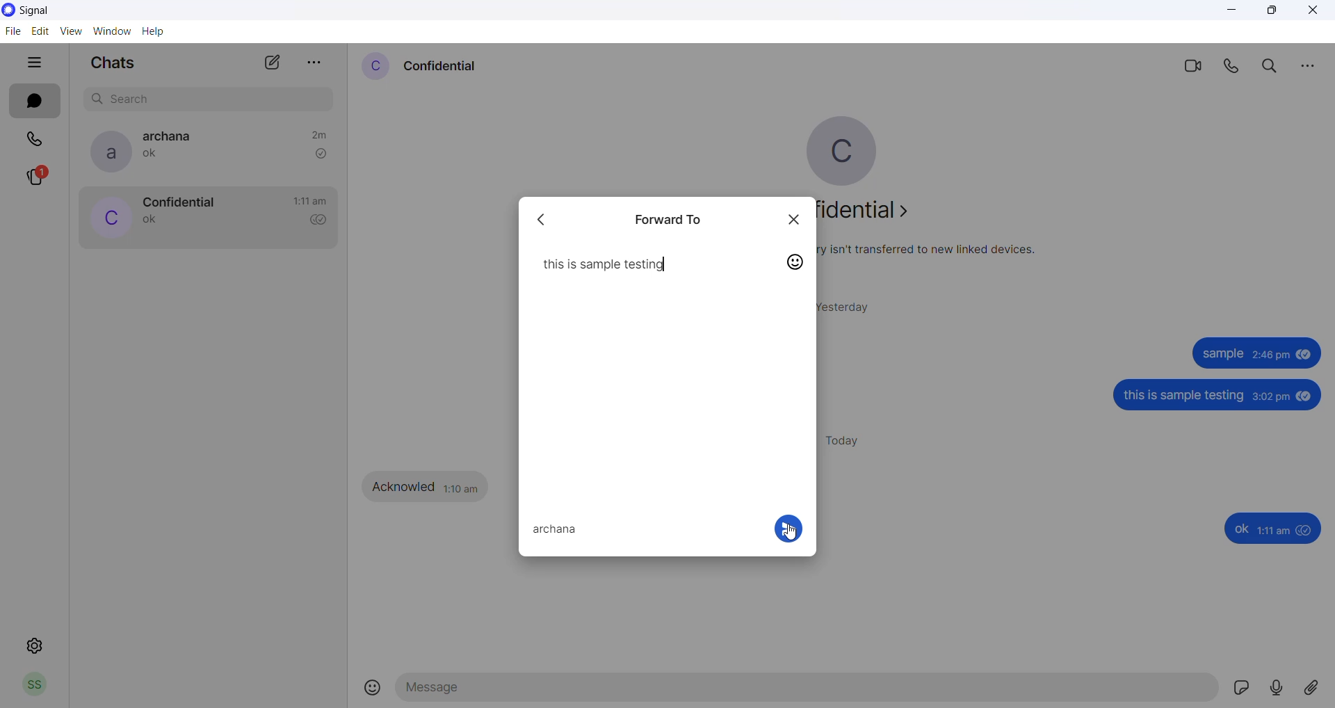 The image size is (1335, 708). I want to click on maximize, so click(1272, 13).